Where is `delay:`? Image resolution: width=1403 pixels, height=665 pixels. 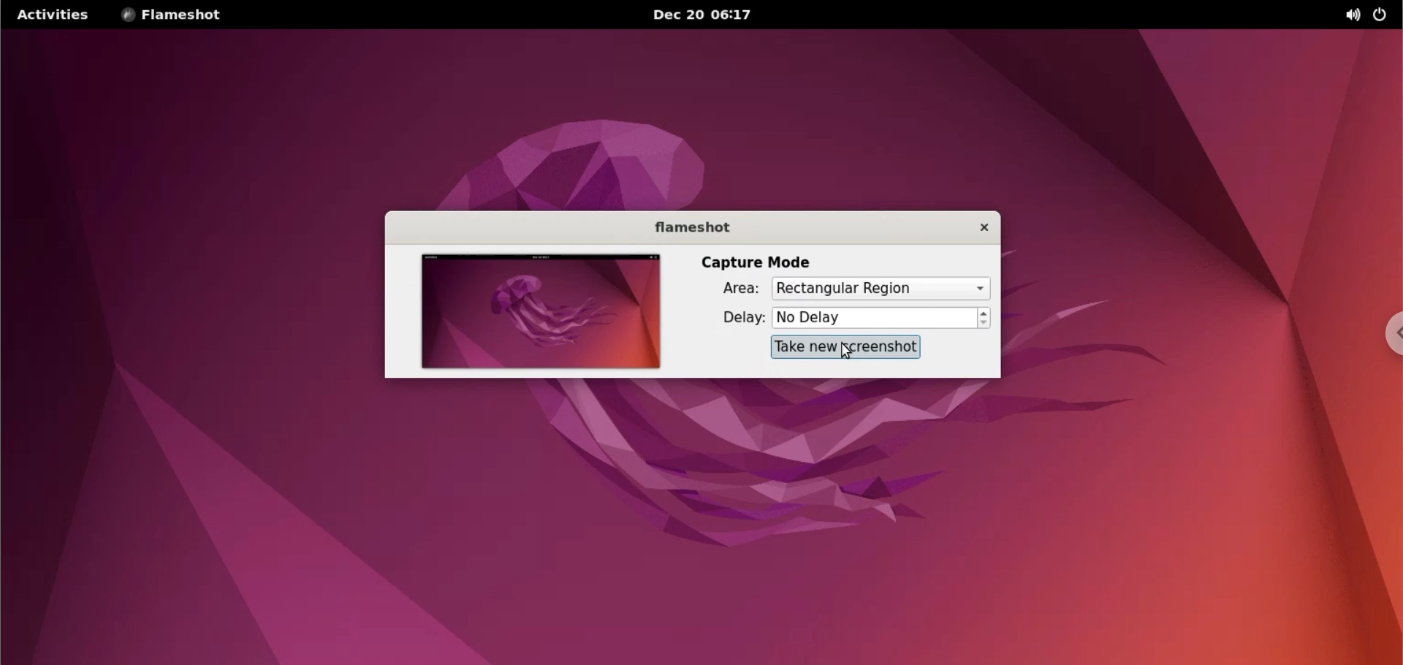
delay: is located at coordinates (731, 319).